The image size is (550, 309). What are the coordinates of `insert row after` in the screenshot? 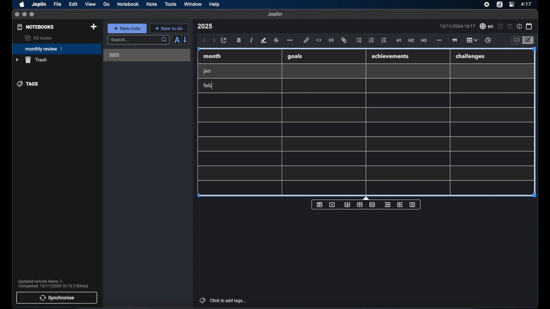 It's located at (360, 205).